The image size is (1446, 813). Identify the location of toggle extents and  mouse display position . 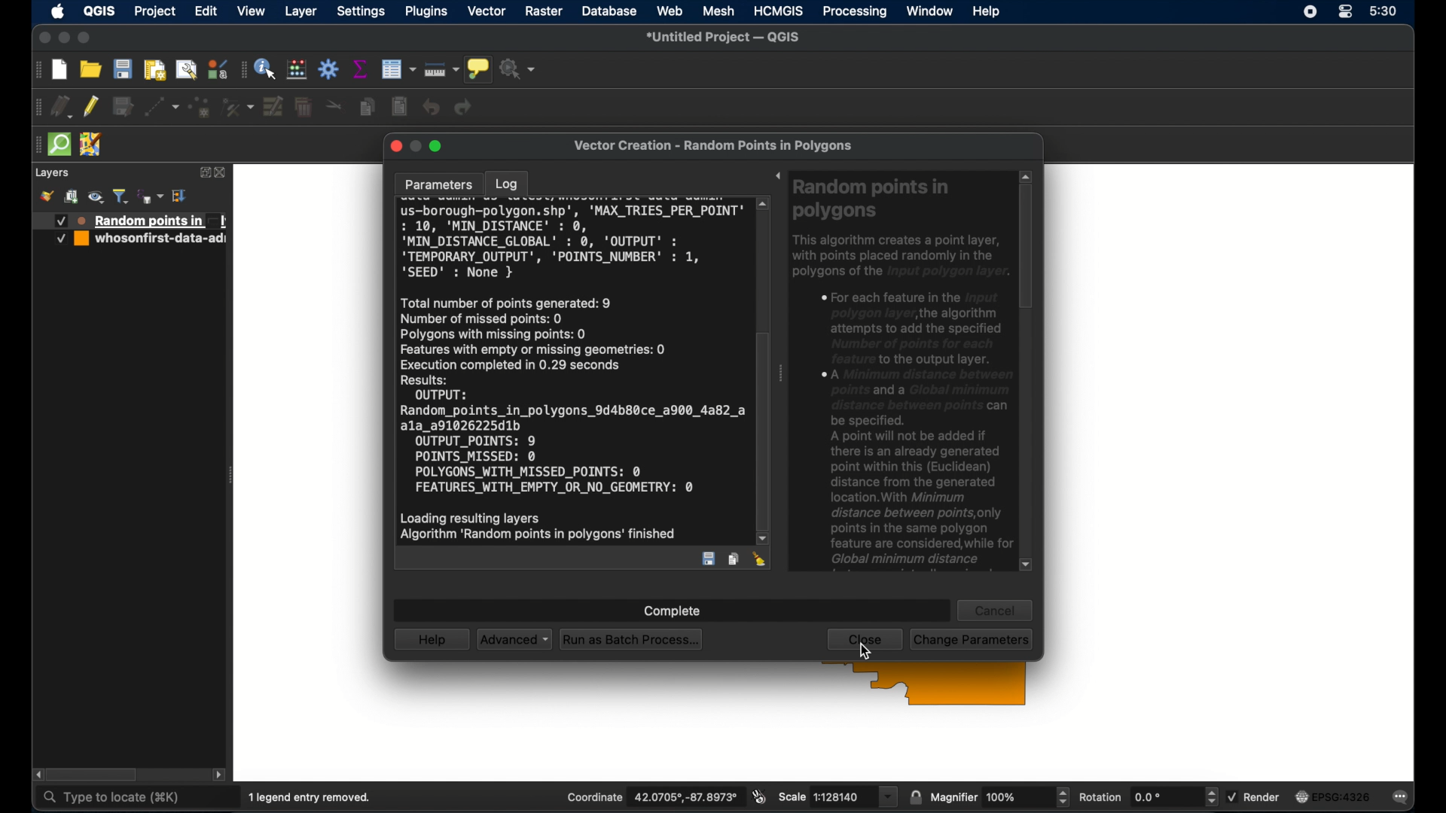
(759, 796).